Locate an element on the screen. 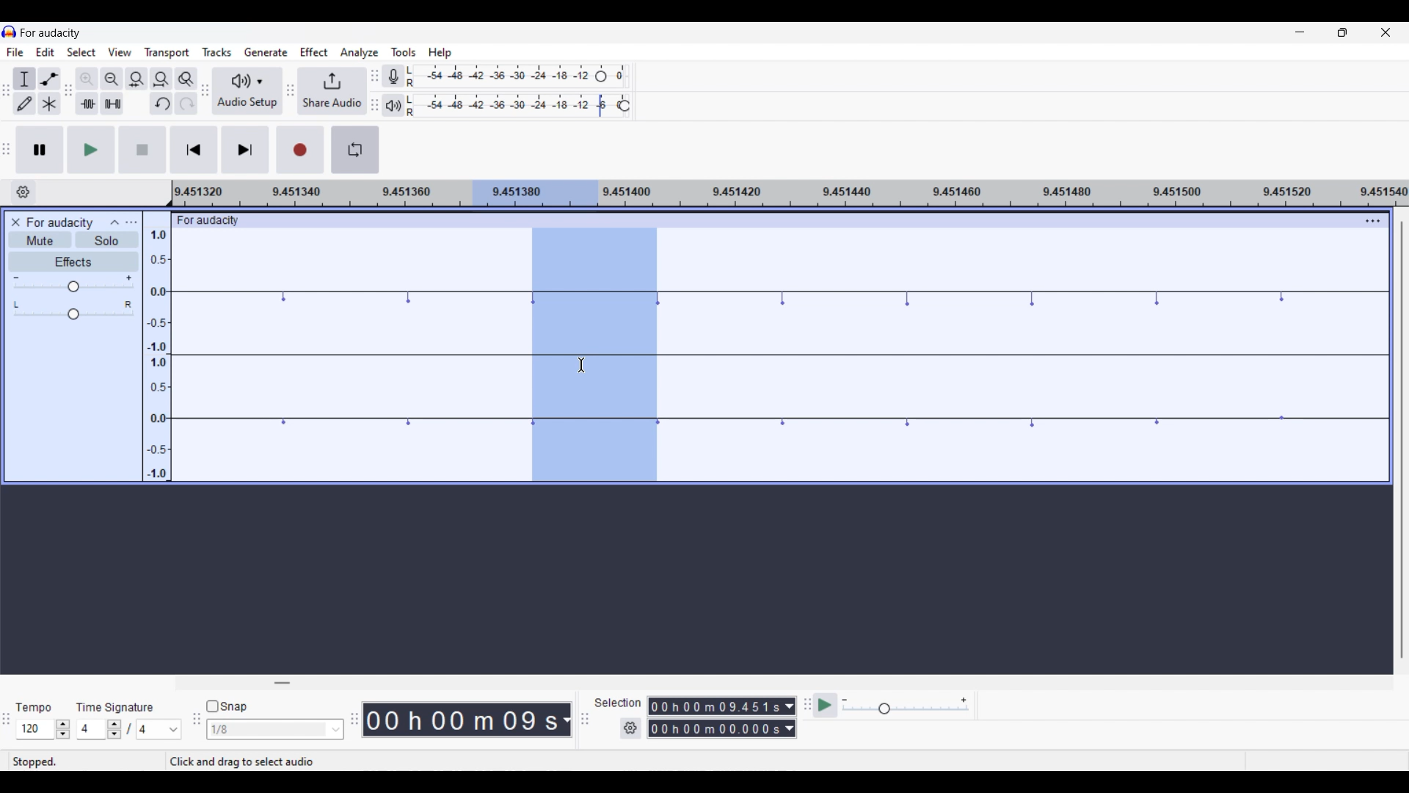 The height and width of the screenshot is (793, 1409). Pause is located at coordinates (40, 150).